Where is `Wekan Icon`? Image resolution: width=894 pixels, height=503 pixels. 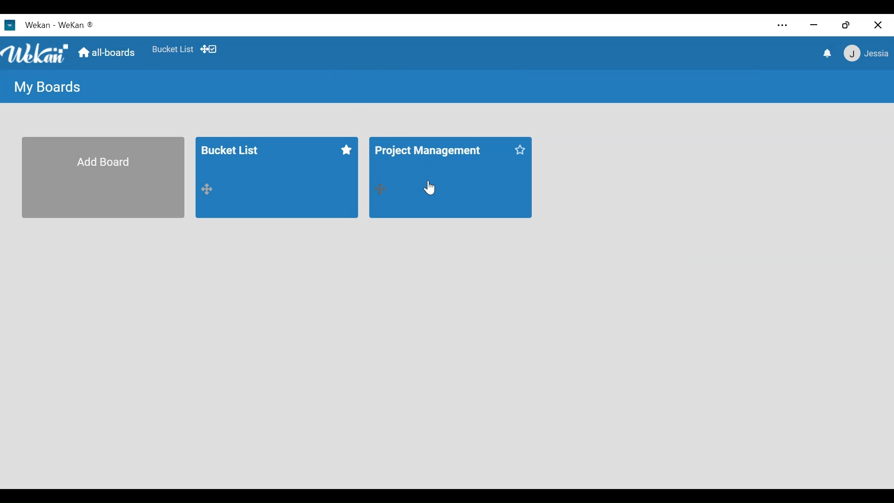 Wekan Icon is located at coordinates (37, 53).